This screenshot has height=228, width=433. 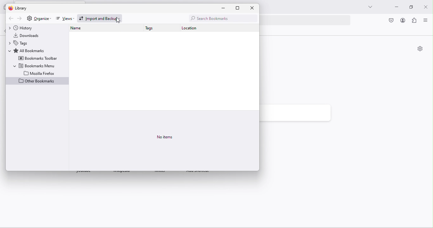 I want to click on maximize, so click(x=241, y=8).